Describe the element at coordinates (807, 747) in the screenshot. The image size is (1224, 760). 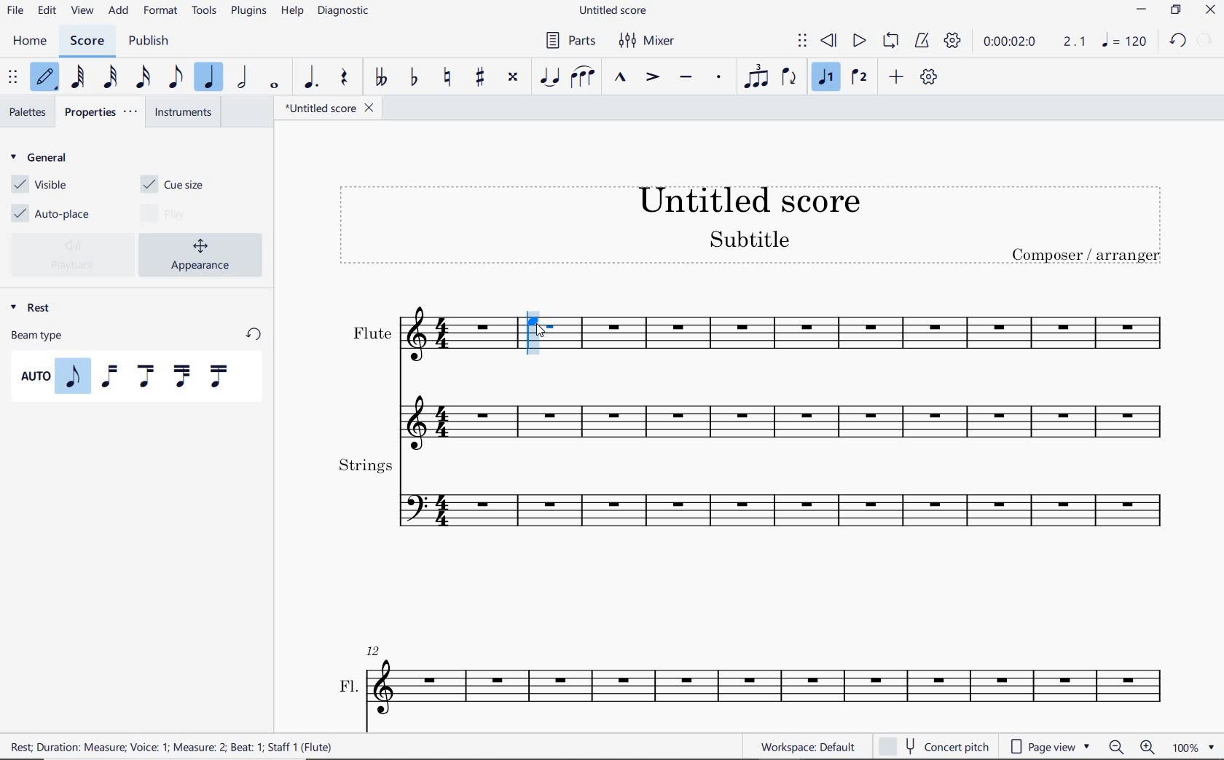
I see `workspace default` at that location.